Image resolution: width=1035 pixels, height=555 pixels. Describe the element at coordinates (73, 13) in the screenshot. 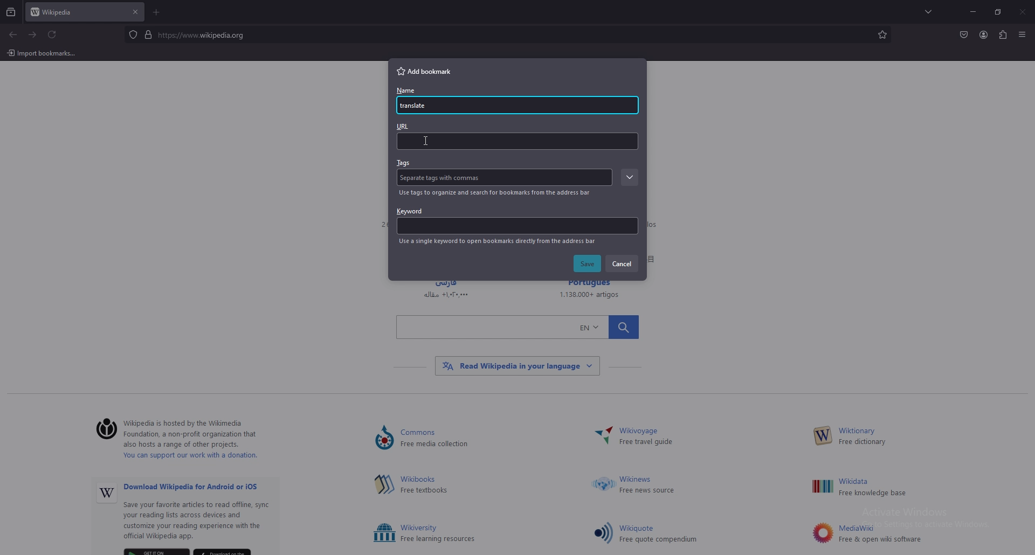

I see `tab` at that location.